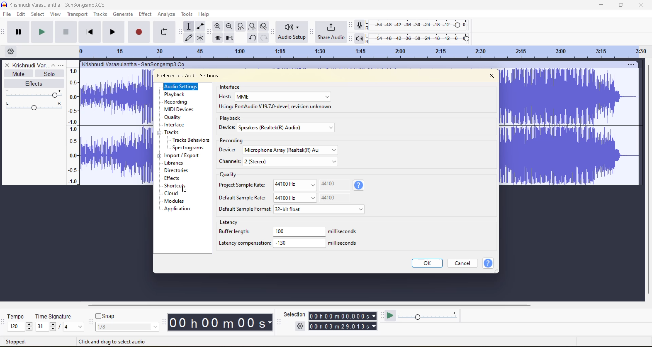  What do you see at coordinates (183, 87) in the screenshot?
I see `audio settings` at bounding box center [183, 87].